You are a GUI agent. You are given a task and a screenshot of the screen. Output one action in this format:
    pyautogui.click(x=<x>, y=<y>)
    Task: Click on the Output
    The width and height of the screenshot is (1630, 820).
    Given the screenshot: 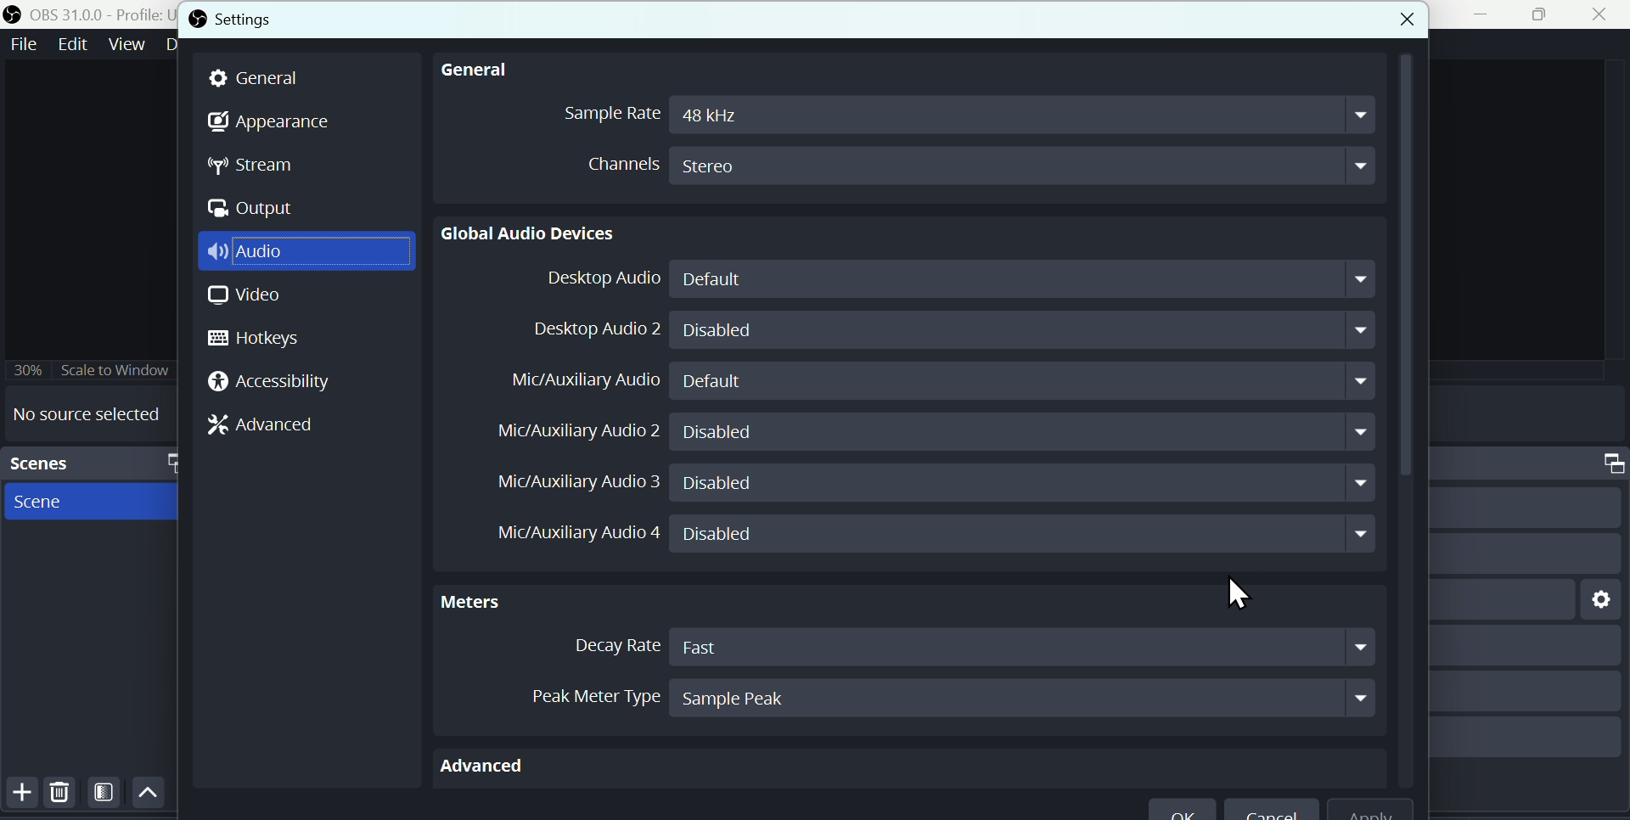 What is the action you would take?
    pyautogui.click(x=254, y=210)
    